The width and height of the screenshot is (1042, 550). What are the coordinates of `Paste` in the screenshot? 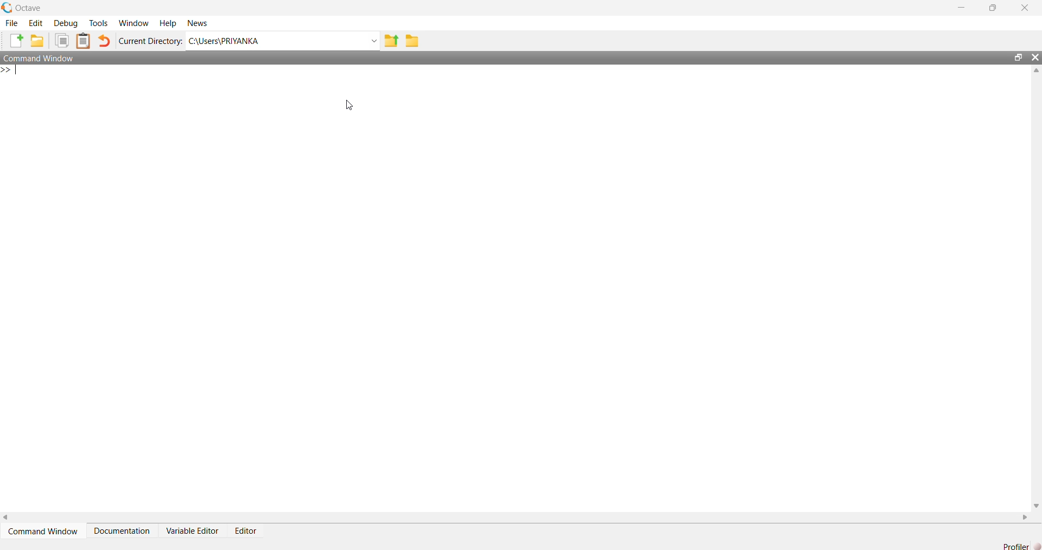 It's located at (84, 40).